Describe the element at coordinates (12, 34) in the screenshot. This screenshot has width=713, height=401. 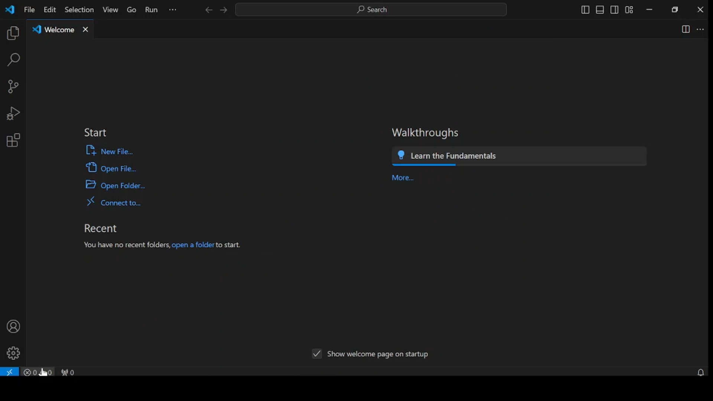
I see `explorer` at that location.